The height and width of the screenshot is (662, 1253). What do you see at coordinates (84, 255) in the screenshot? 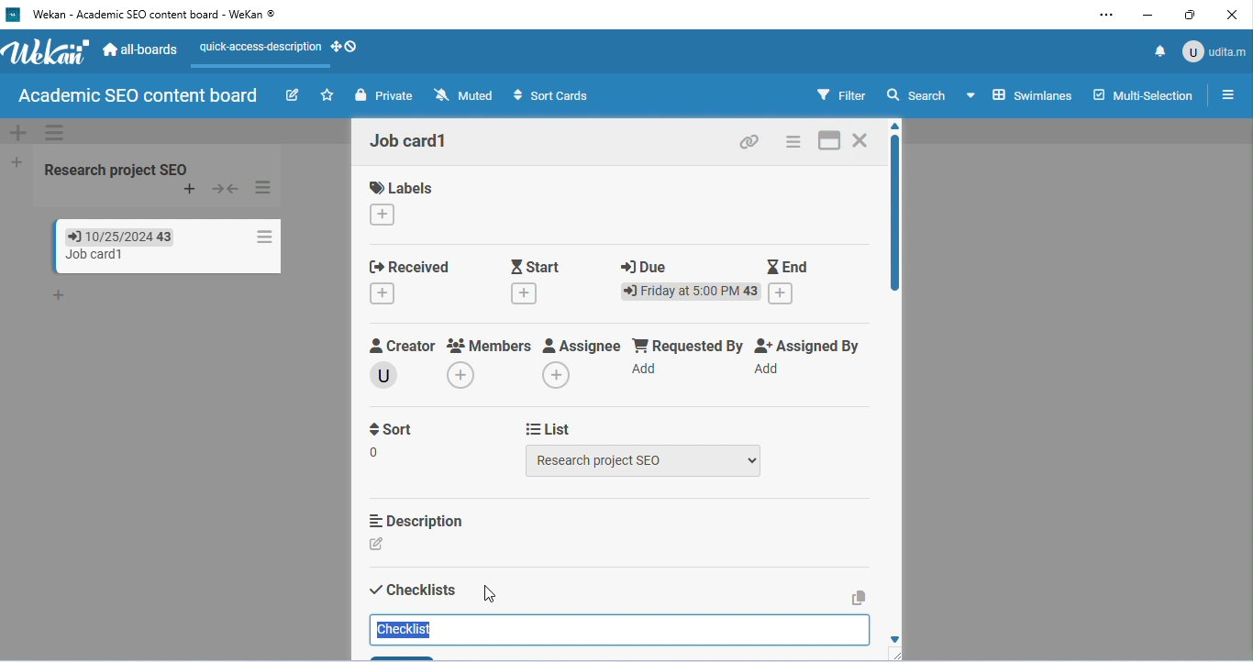
I see `card name: Job card1` at bounding box center [84, 255].